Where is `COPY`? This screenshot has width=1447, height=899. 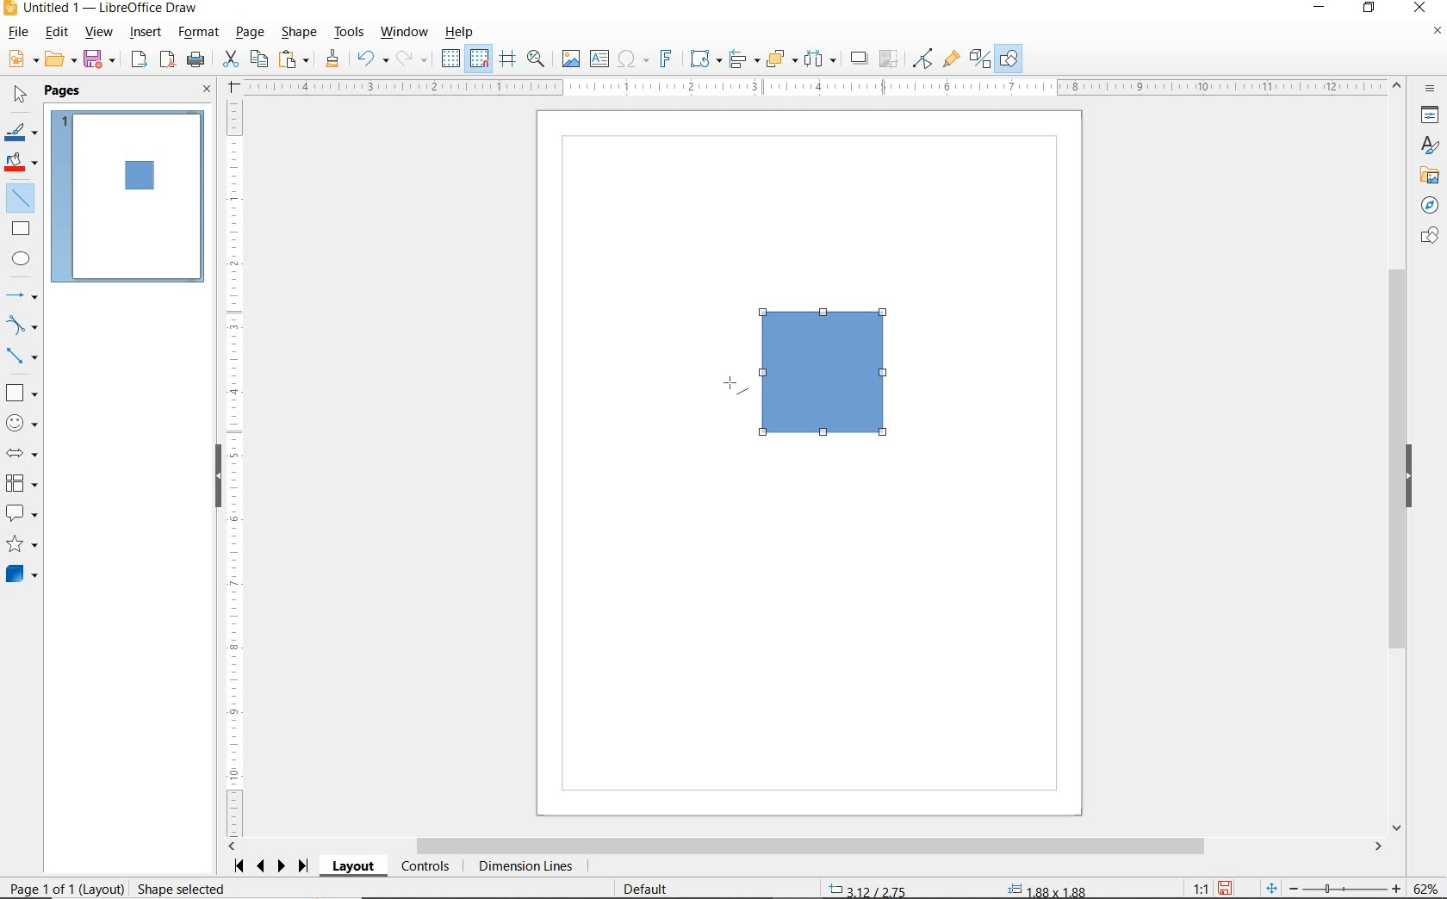 COPY is located at coordinates (258, 59).